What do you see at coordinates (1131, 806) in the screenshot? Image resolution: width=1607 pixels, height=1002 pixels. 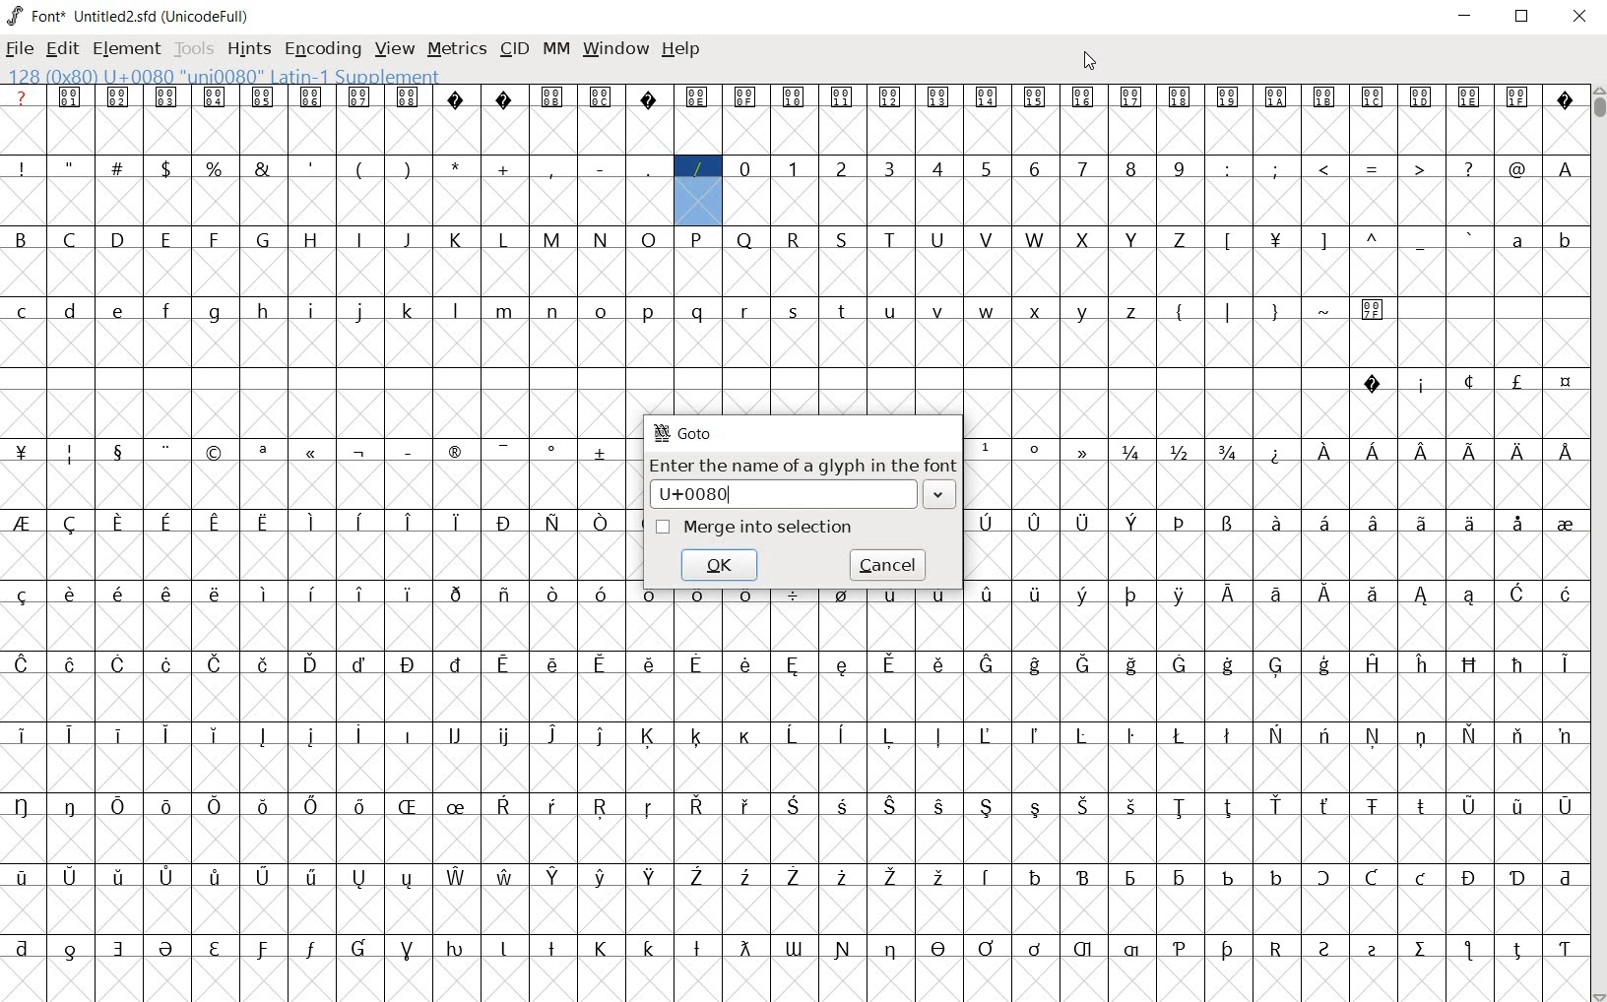 I see `glyph` at bounding box center [1131, 806].